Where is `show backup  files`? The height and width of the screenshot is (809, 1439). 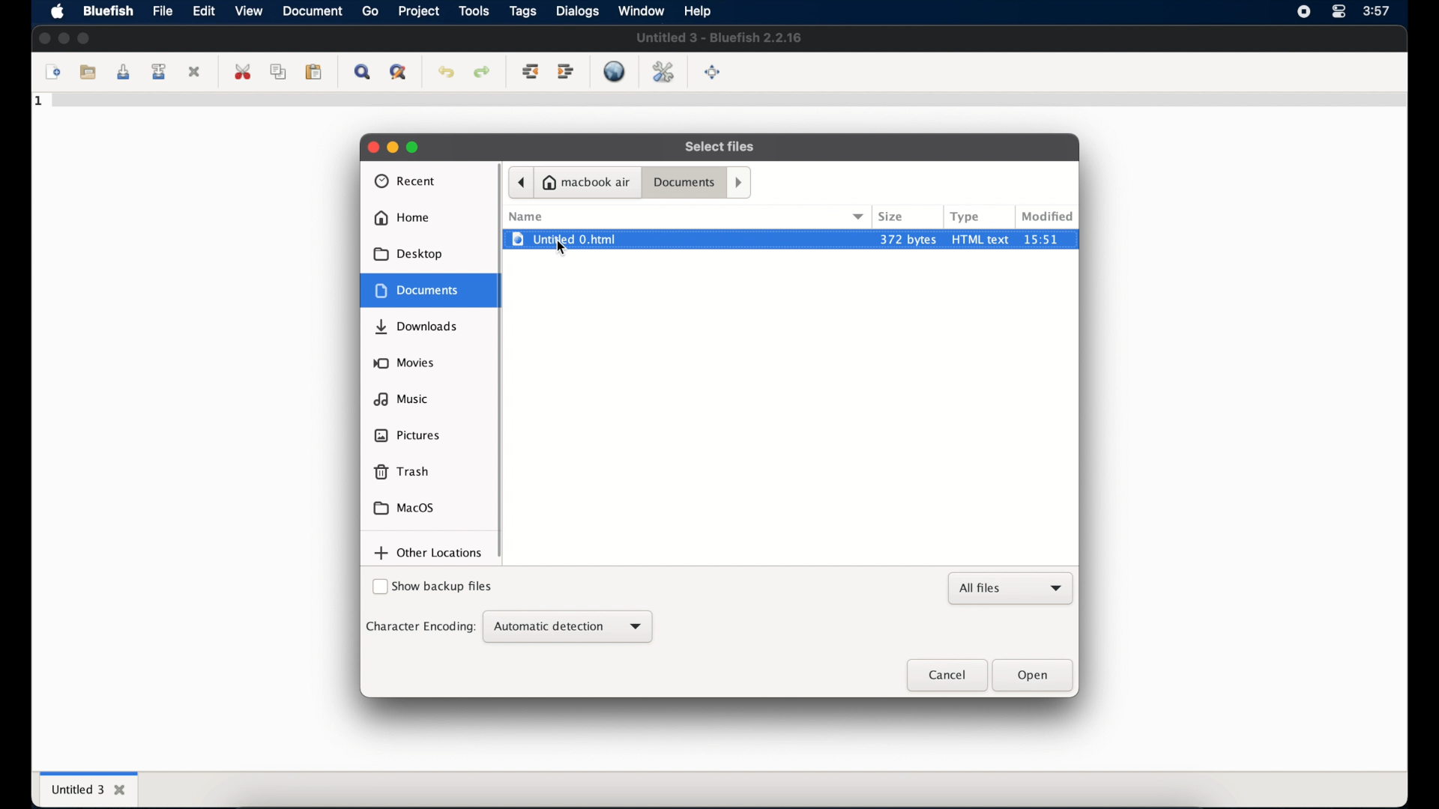 show backup  files is located at coordinates (432, 588).